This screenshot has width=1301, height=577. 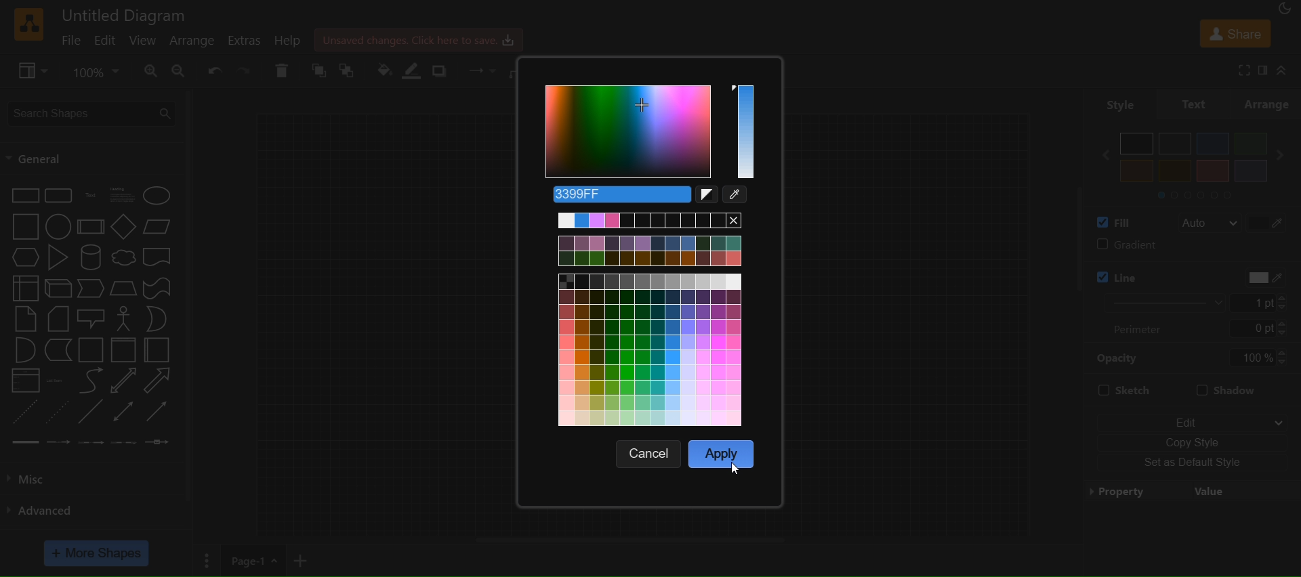 I want to click on file, so click(x=73, y=39).